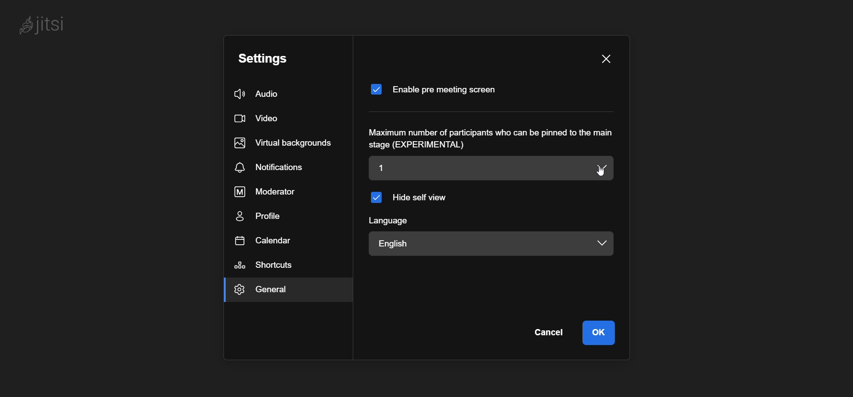 The height and width of the screenshot is (397, 853). Describe the element at coordinates (263, 240) in the screenshot. I see `calendar` at that location.